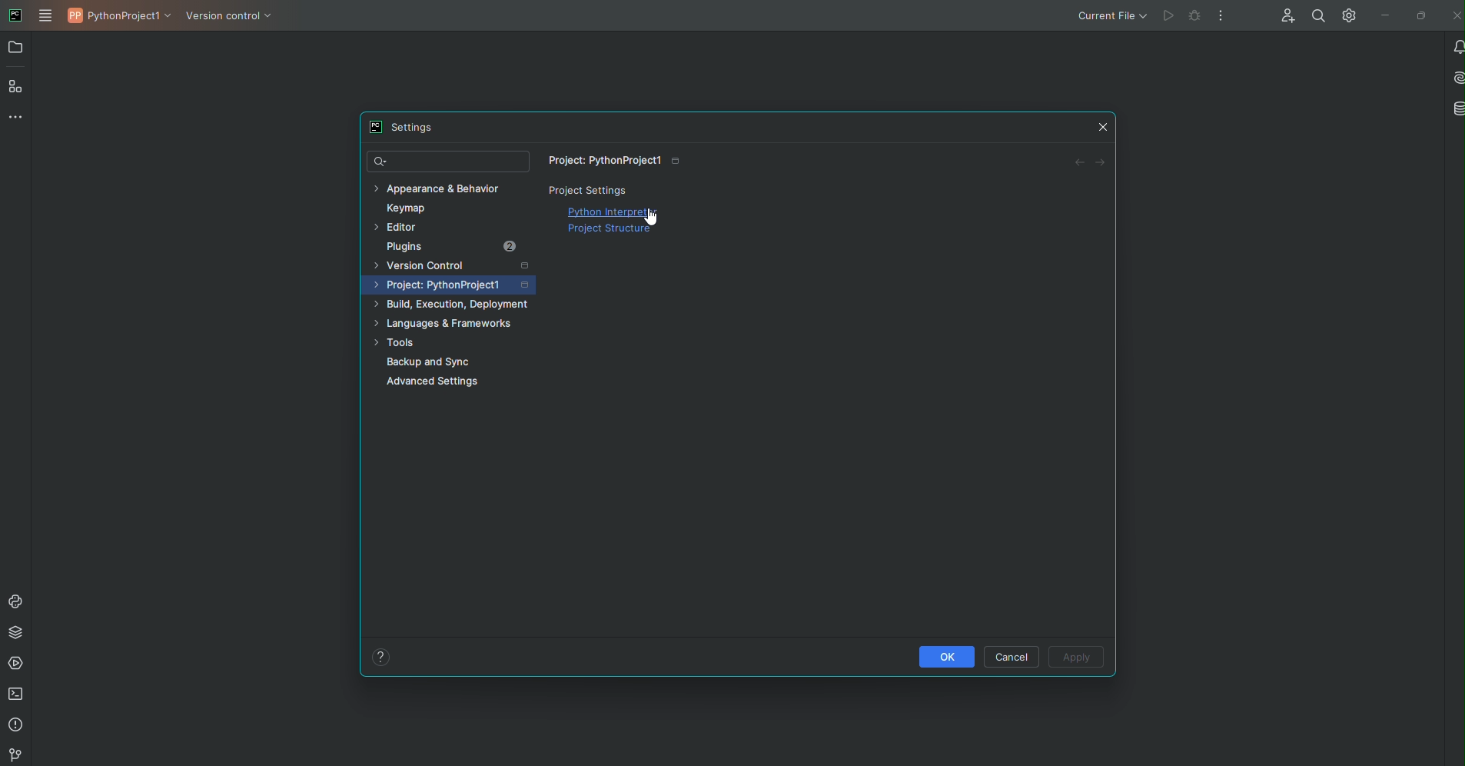 The width and height of the screenshot is (1465, 766). Describe the element at coordinates (1455, 47) in the screenshot. I see `Notifications` at that location.